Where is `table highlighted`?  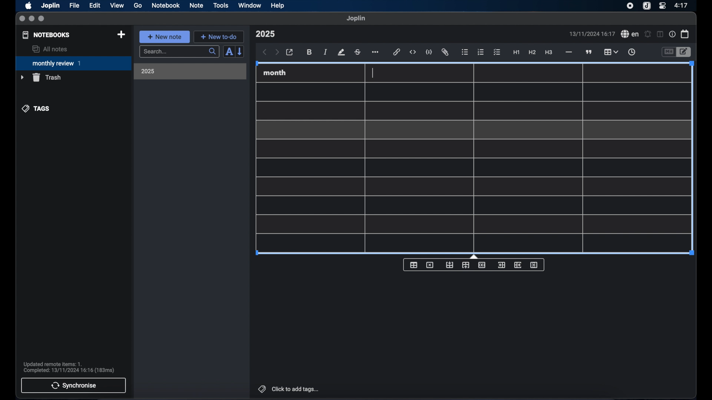 table highlighted is located at coordinates (610, 52).